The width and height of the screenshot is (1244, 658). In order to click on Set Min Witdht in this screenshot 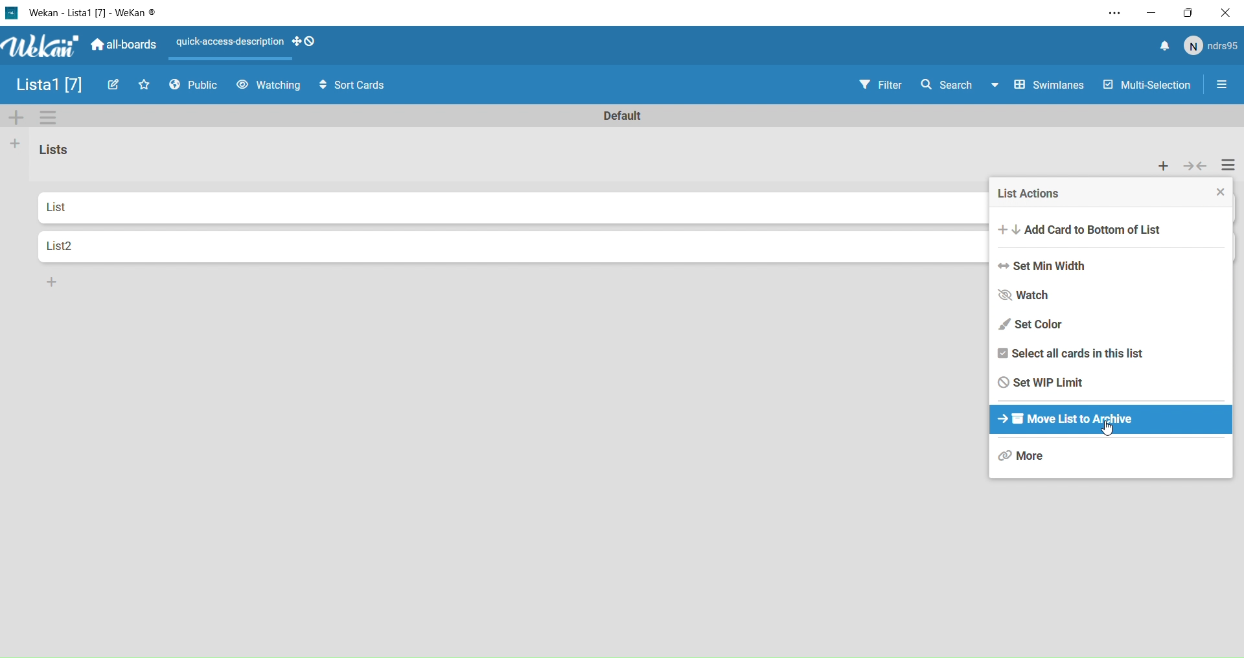, I will do `click(1047, 267)`.